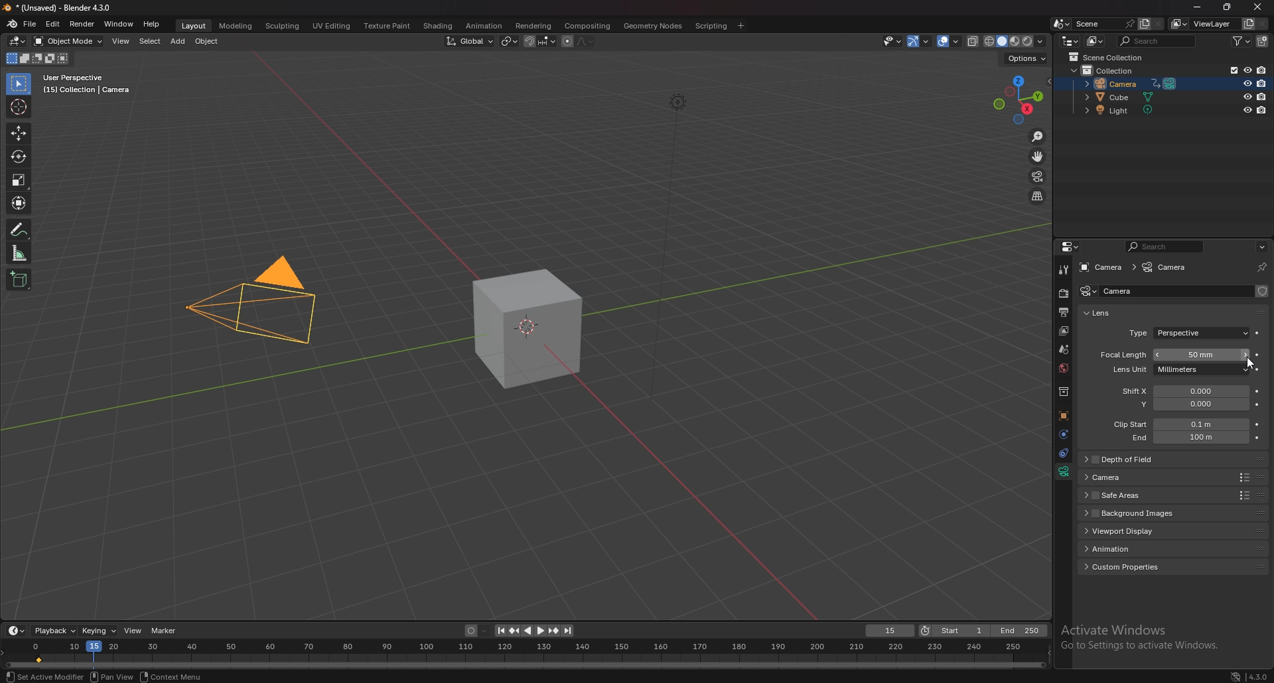 The width and height of the screenshot is (1274, 683). Describe the element at coordinates (1228, 9) in the screenshot. I see `resize` at that location.